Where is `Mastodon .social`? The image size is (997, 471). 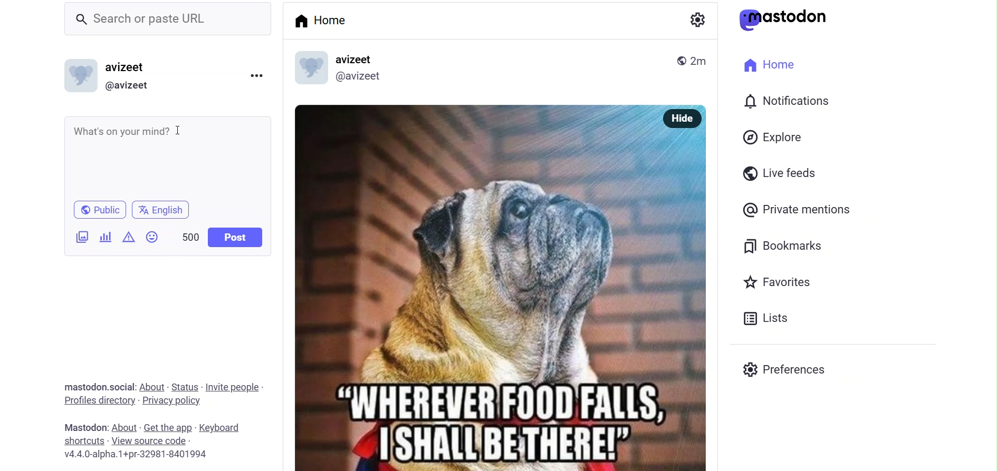 Mastodon .social is located at coordinates (83, 387).